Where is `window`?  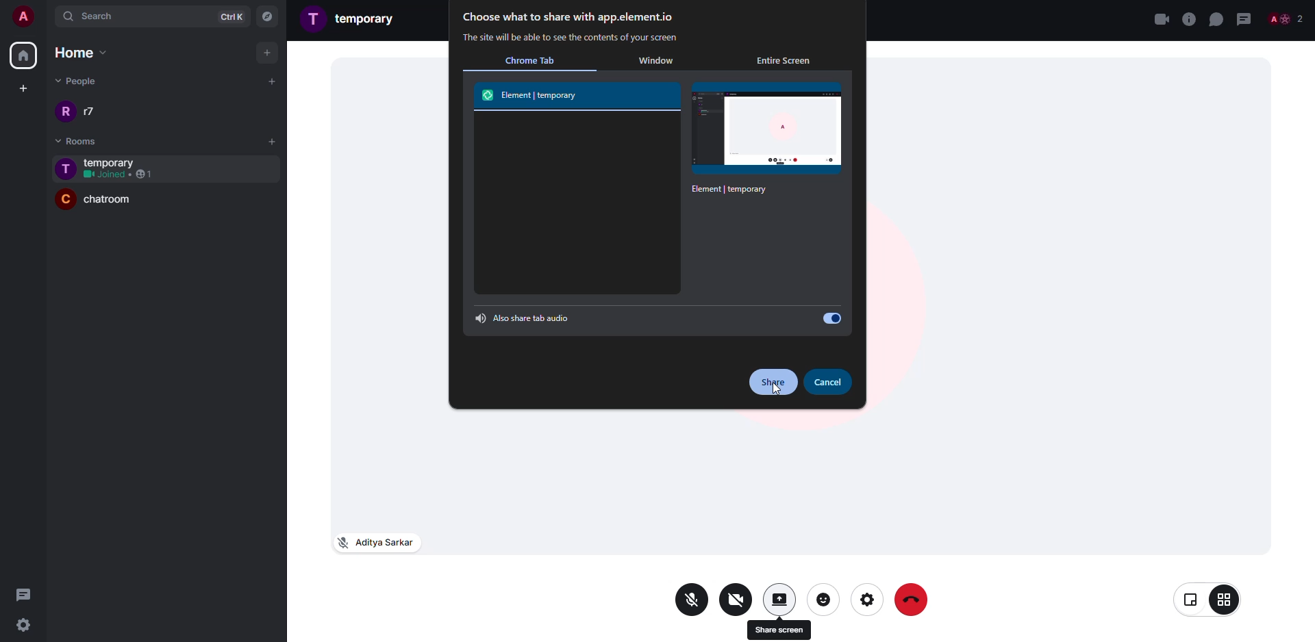
window is located at coordinates (655, 61).